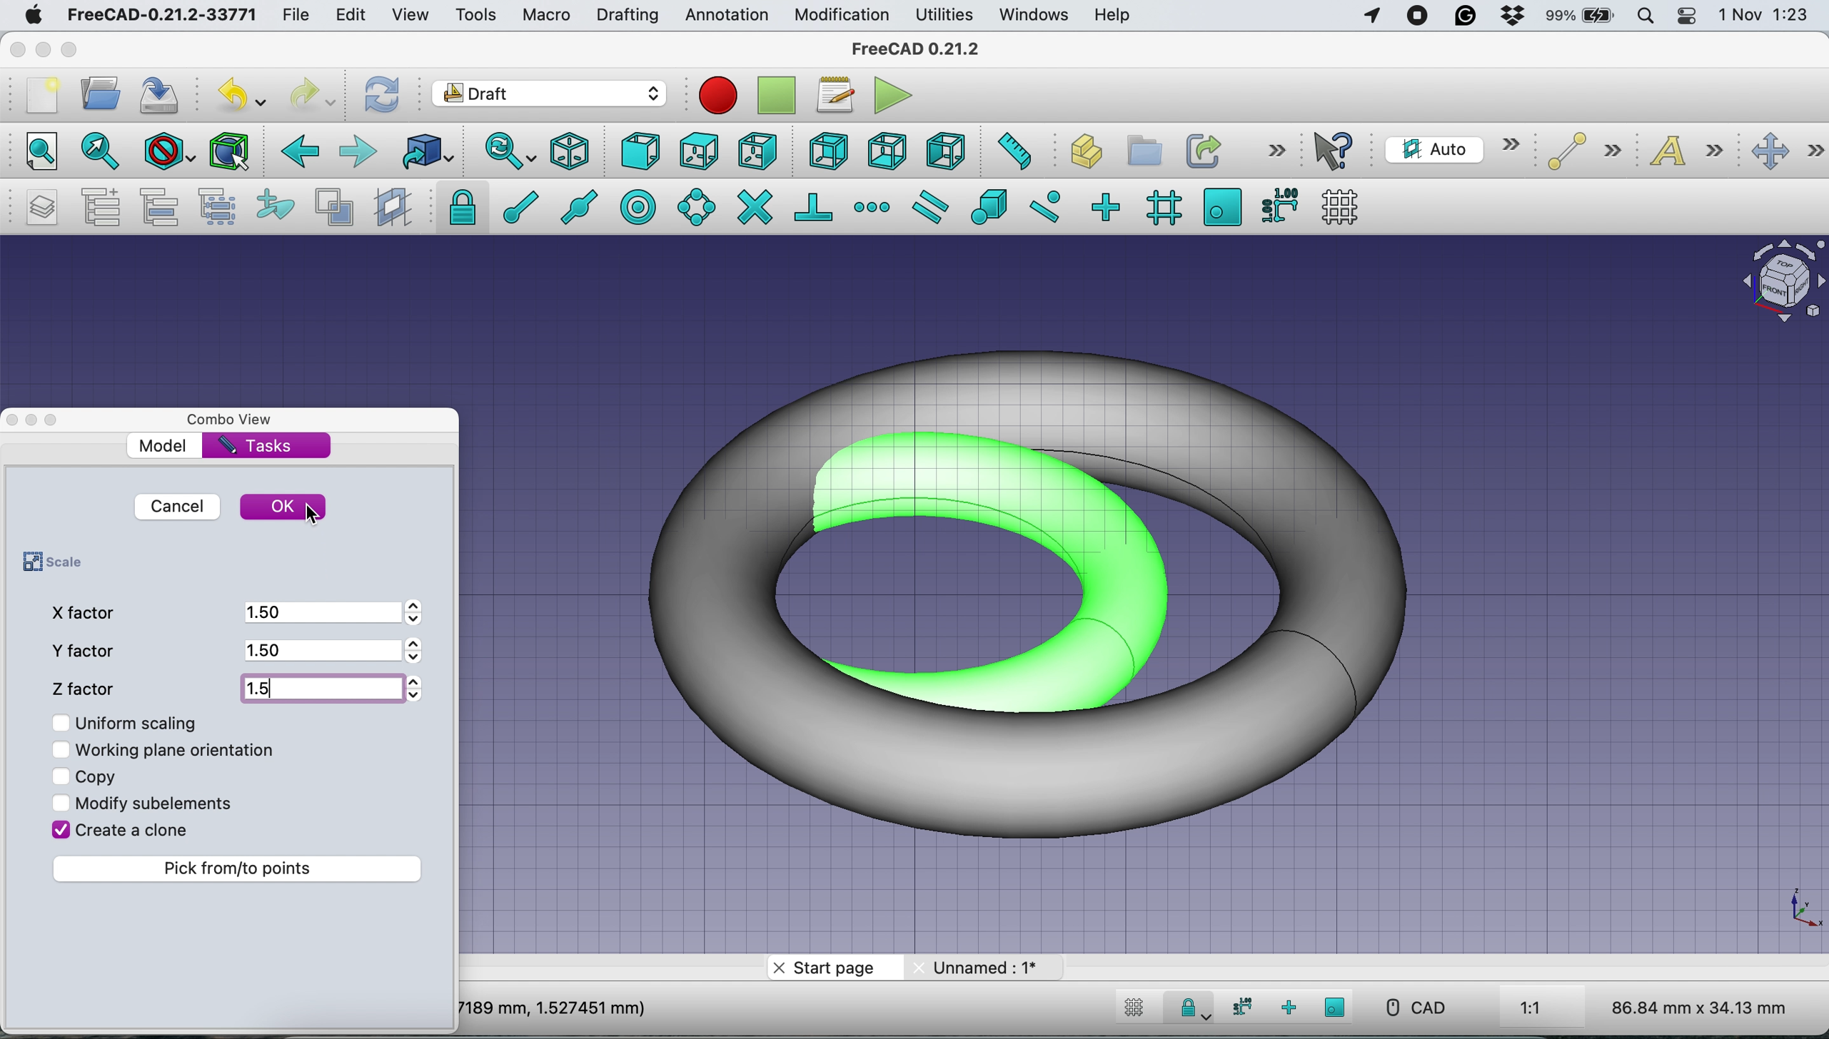 The width and height of the screenshot is (1829, 1039). I want to click on redo, so click(311, 96).